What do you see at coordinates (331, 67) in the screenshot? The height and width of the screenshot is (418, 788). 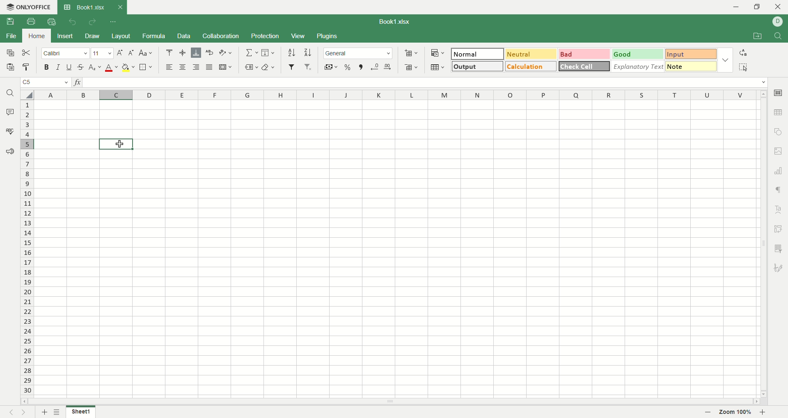 I see `accounting style` at bounding box center [331, 67].